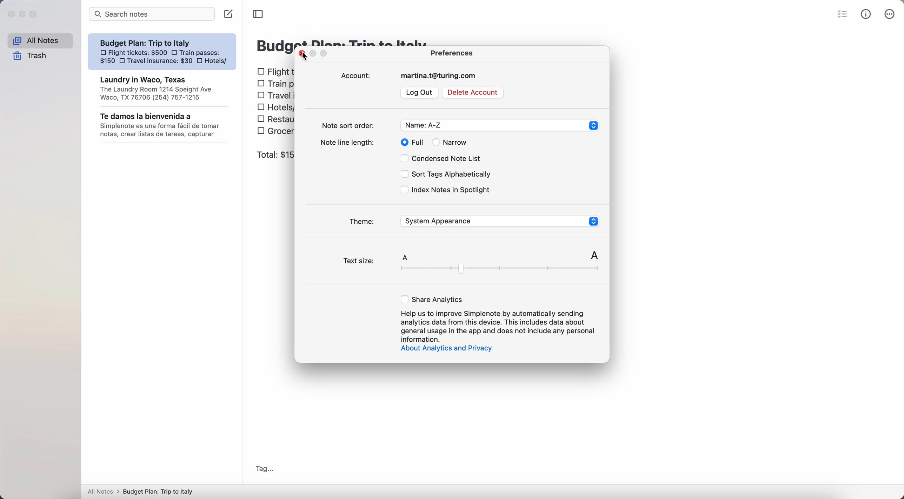  Describe the element at coordinates (411, 76) in the screenshot. I see `account: martina.t@turing.com` at that location.